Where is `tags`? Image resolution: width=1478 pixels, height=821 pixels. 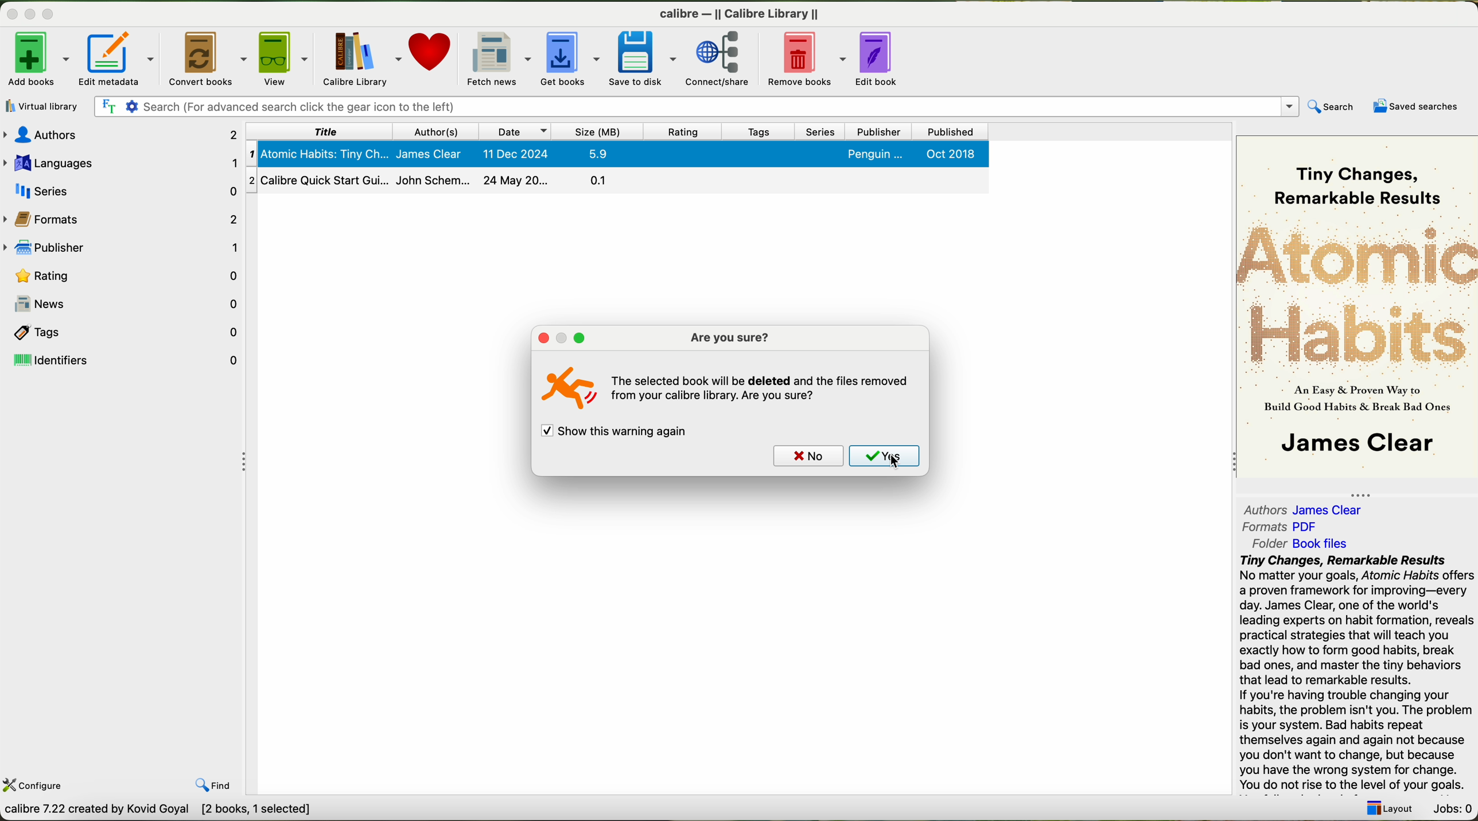
tags is located at coordinates (756, 131).